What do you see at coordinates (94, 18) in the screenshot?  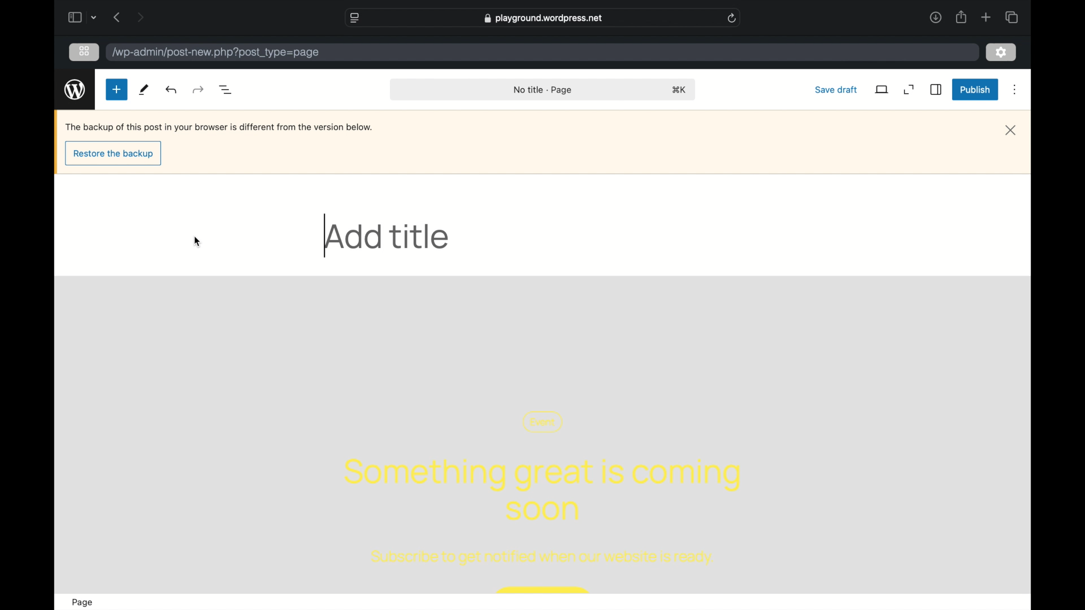 I see `dropdown` at bounding box center [94, 18].